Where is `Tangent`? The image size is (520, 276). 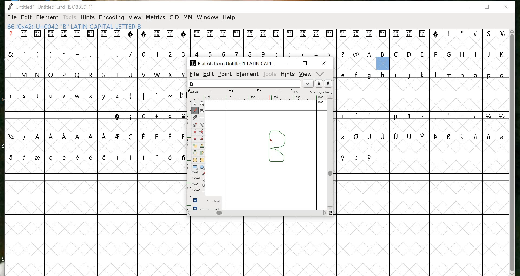 Tangent is located at coordinates (203, 139).